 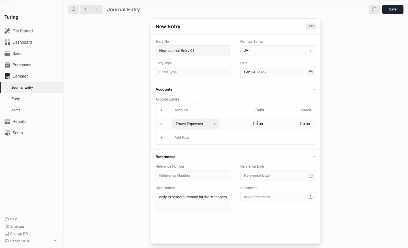 What do you see at coordinates (279, 174) in the screenshot?
I see `Reference Date` at bounding box center [279, 174].